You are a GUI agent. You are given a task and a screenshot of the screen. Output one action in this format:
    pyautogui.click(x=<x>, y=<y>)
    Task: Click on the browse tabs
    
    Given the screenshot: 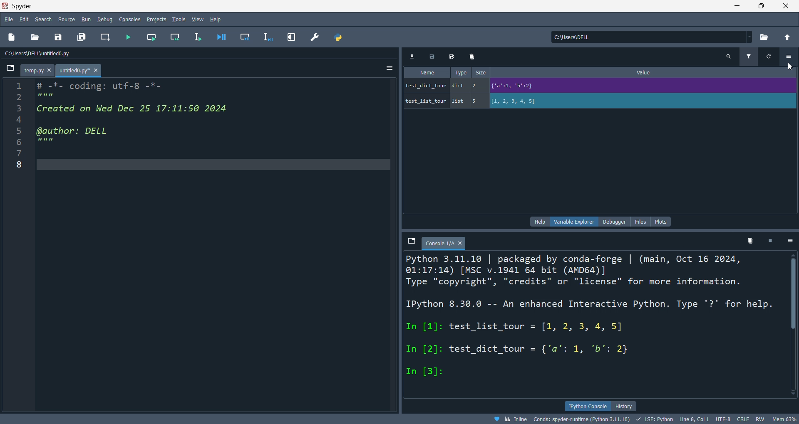 What is the action you would take?
    pyautogui.click(x=409, y=242)
    